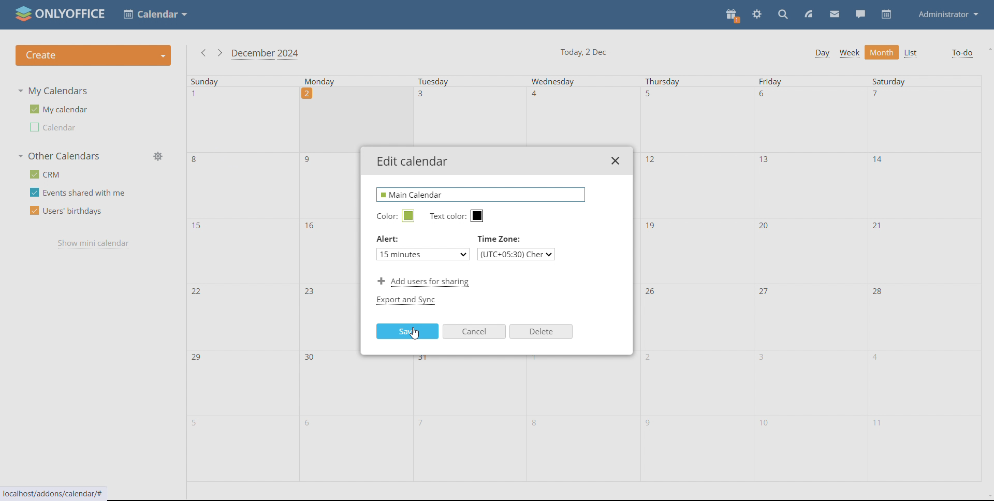 The image size is (994, 501). Describe the element at coordinates (517, 254) in the screenshot. I see `select timezone` at that location.